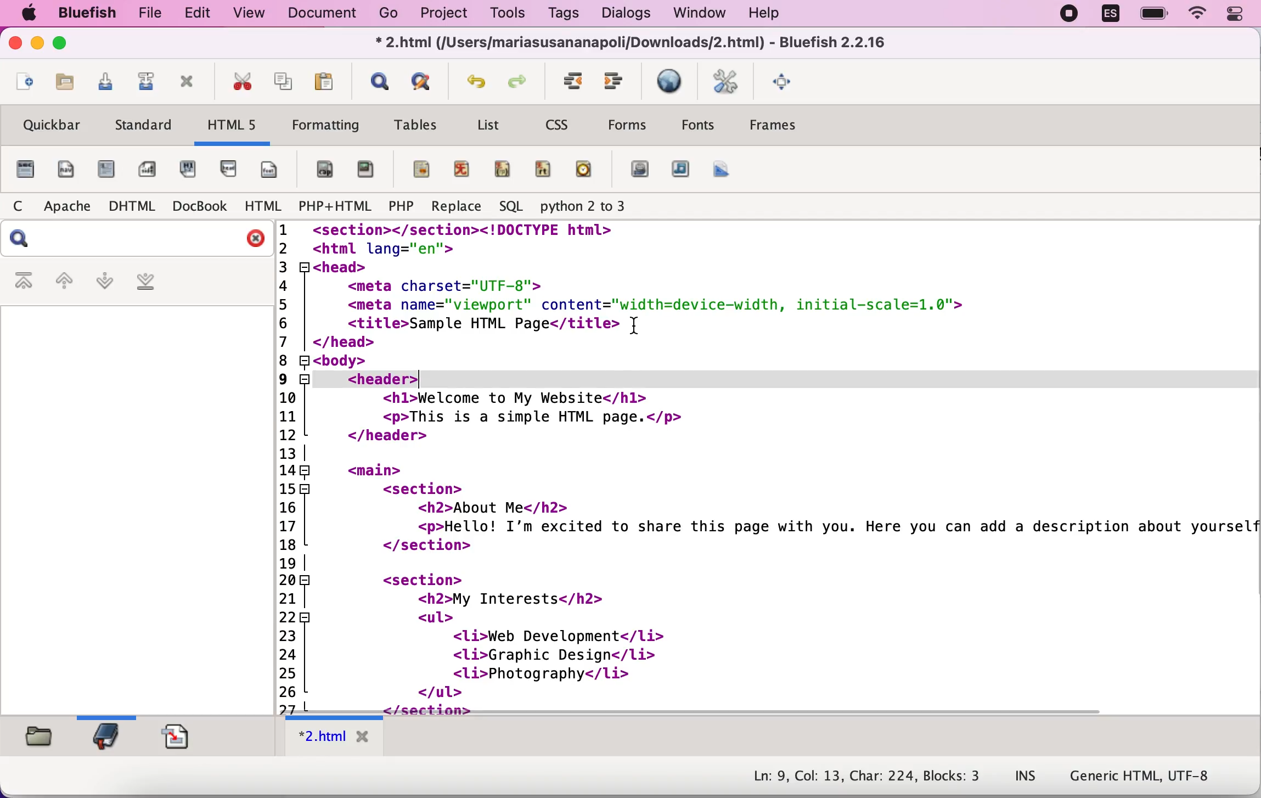 This screenshot has width=1261, height=798. Describe the element at coordinates (1196, 14) in the screenshot. I see `wifi` at that location.